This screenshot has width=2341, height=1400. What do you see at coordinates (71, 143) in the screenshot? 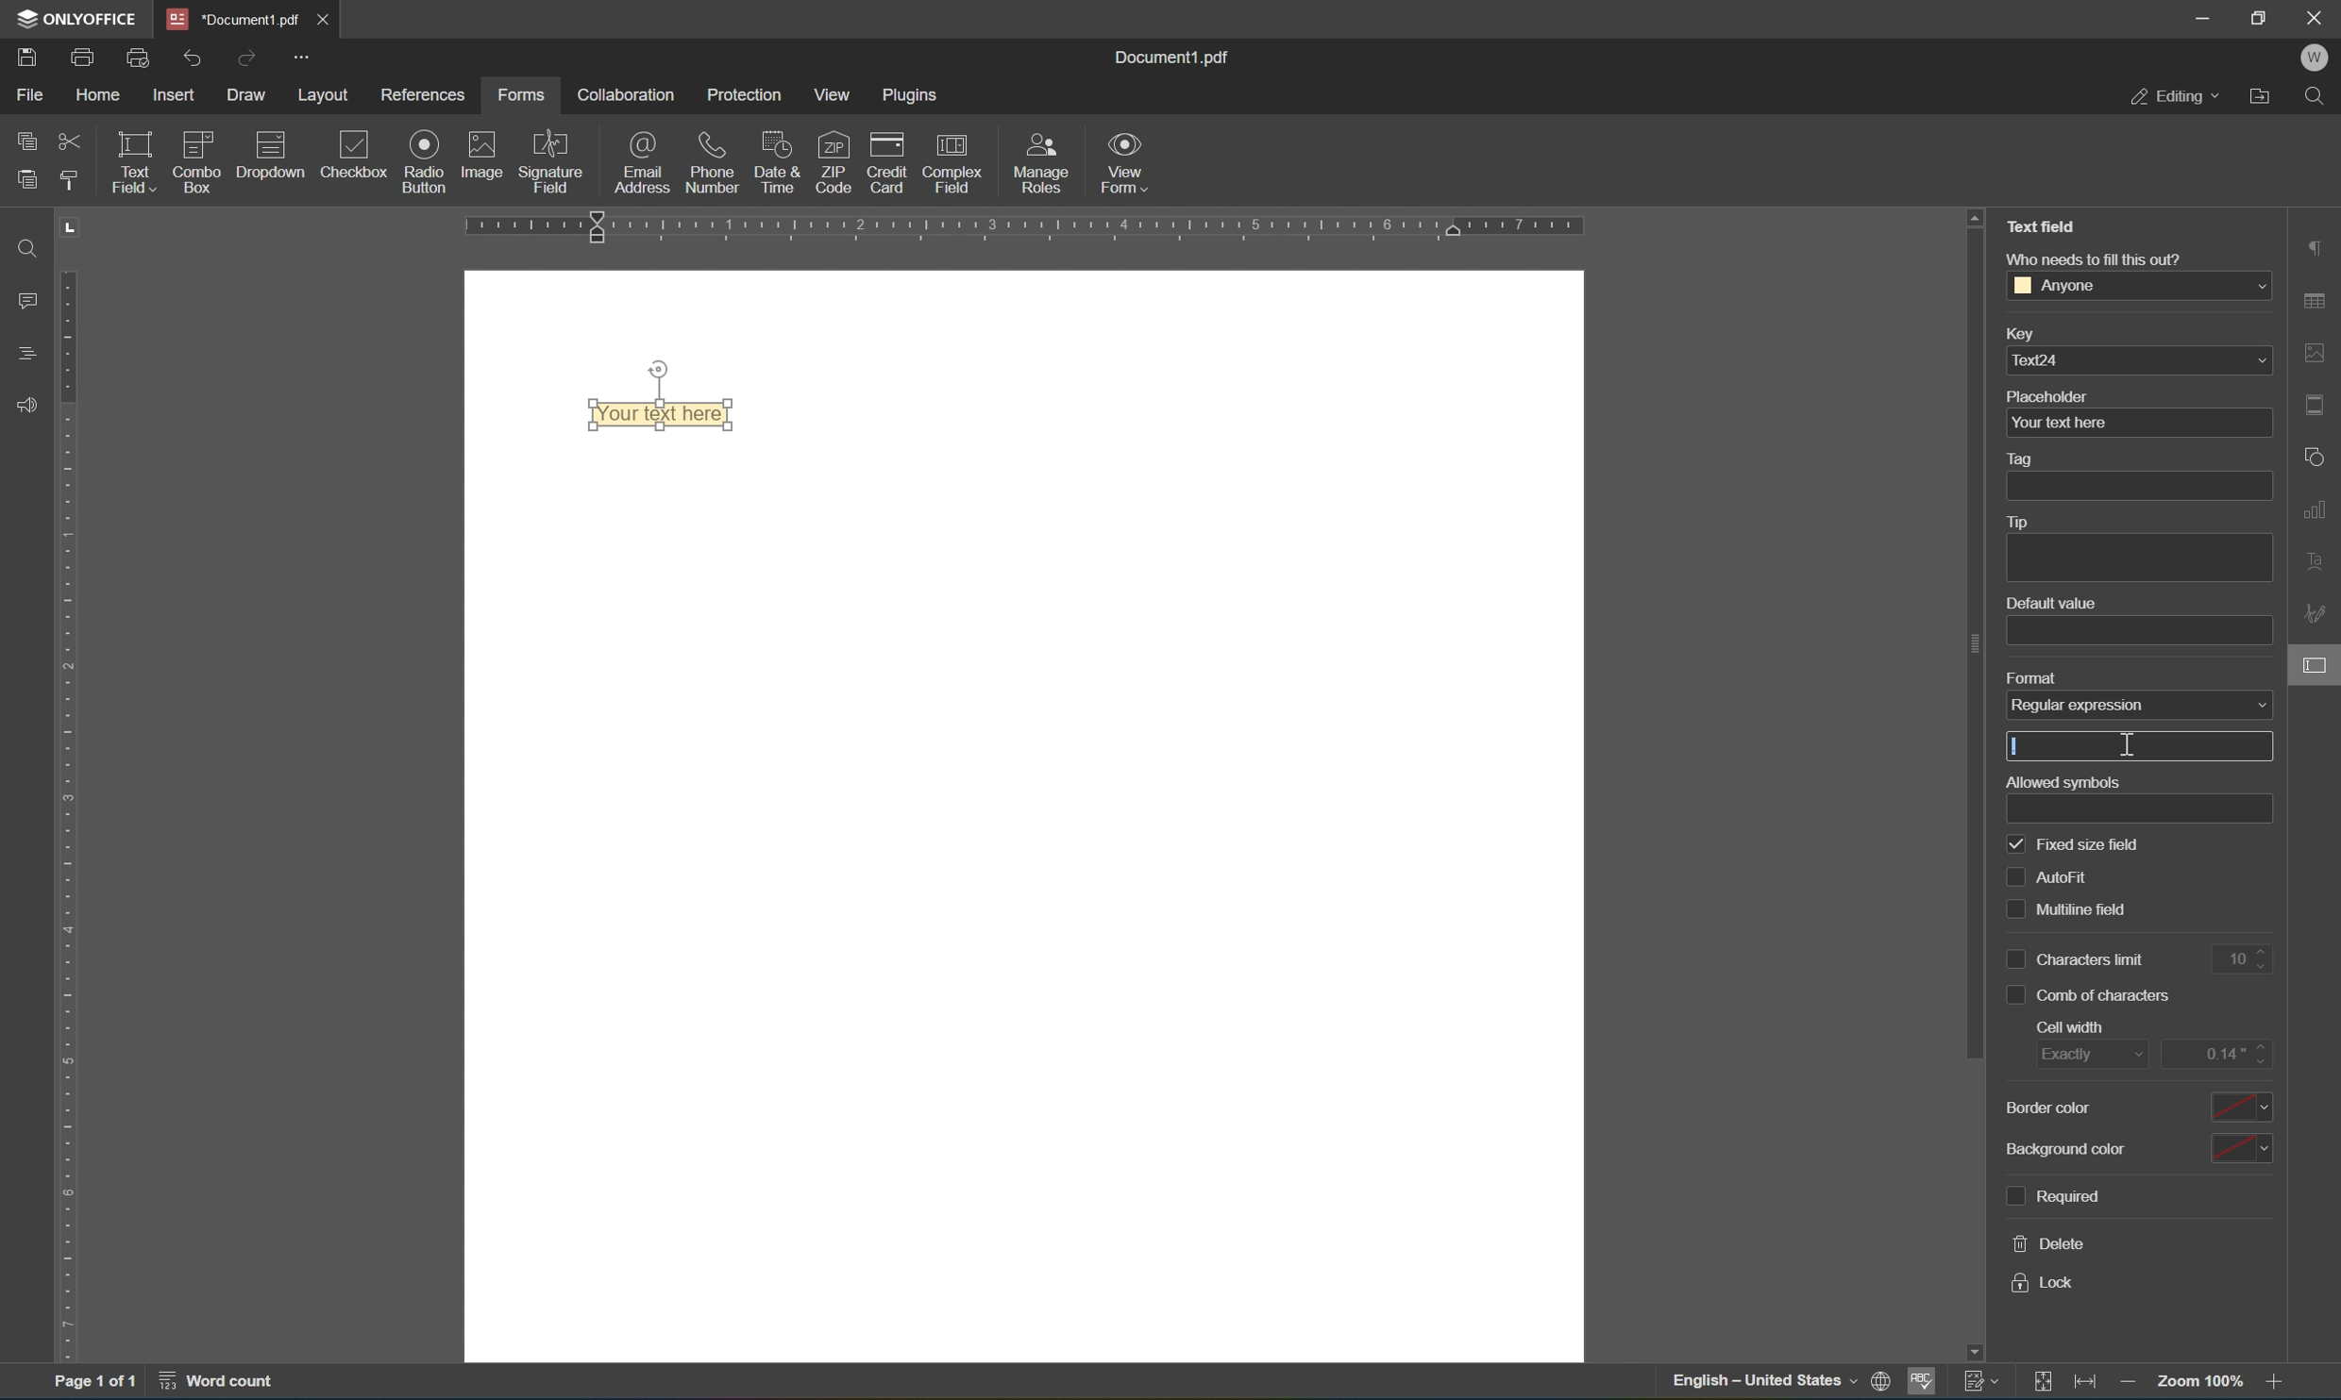
I see `cut` at bounding box center [71, 143].